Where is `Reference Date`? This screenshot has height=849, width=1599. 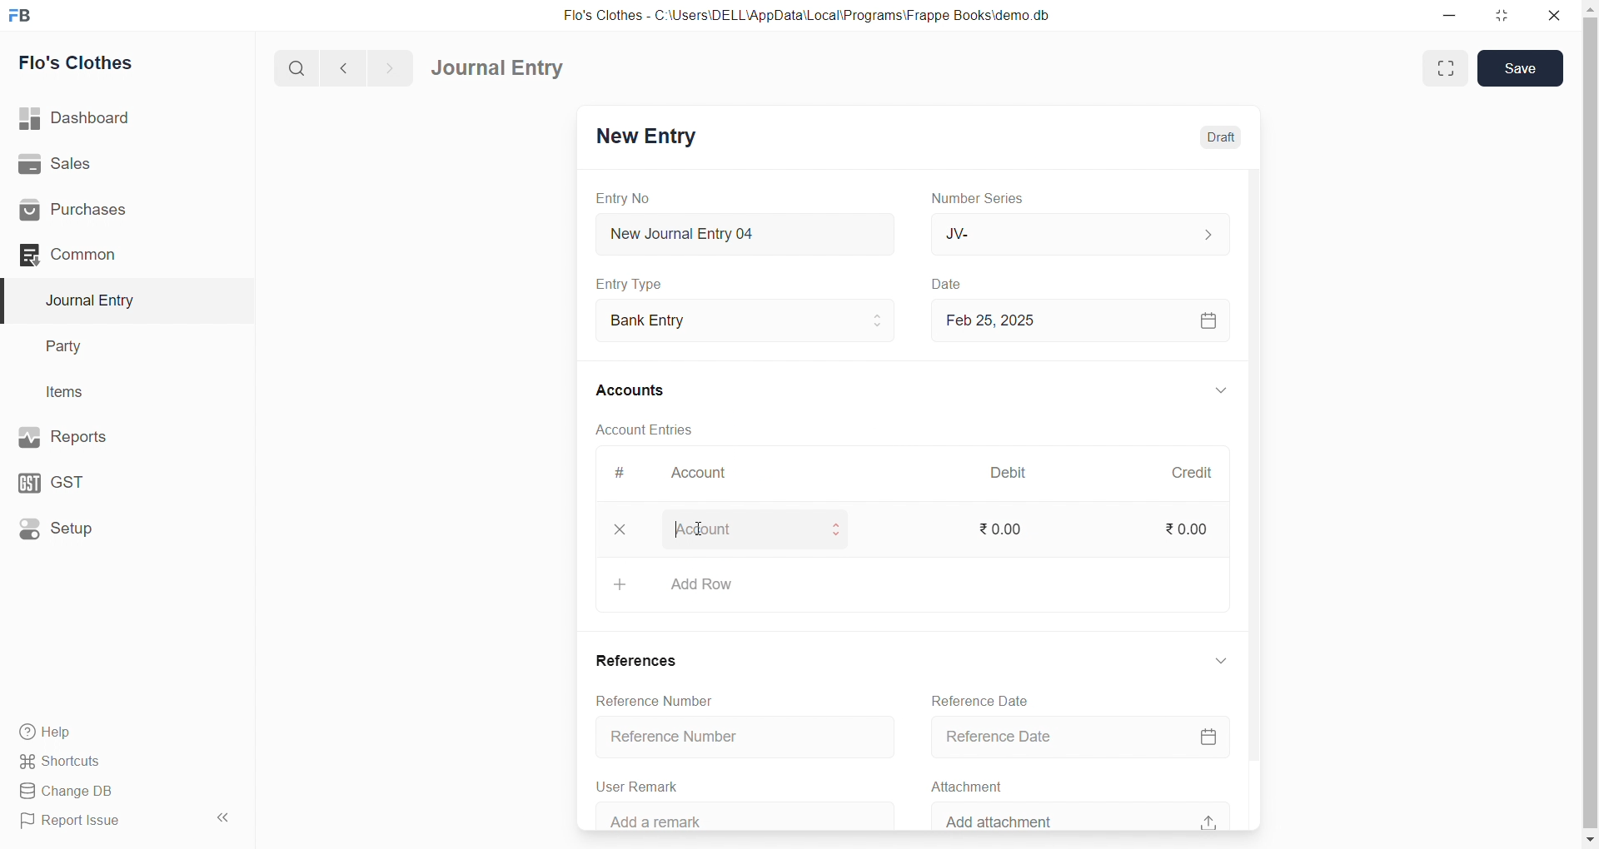 Reference Date is located at coordinates (1085, 738).